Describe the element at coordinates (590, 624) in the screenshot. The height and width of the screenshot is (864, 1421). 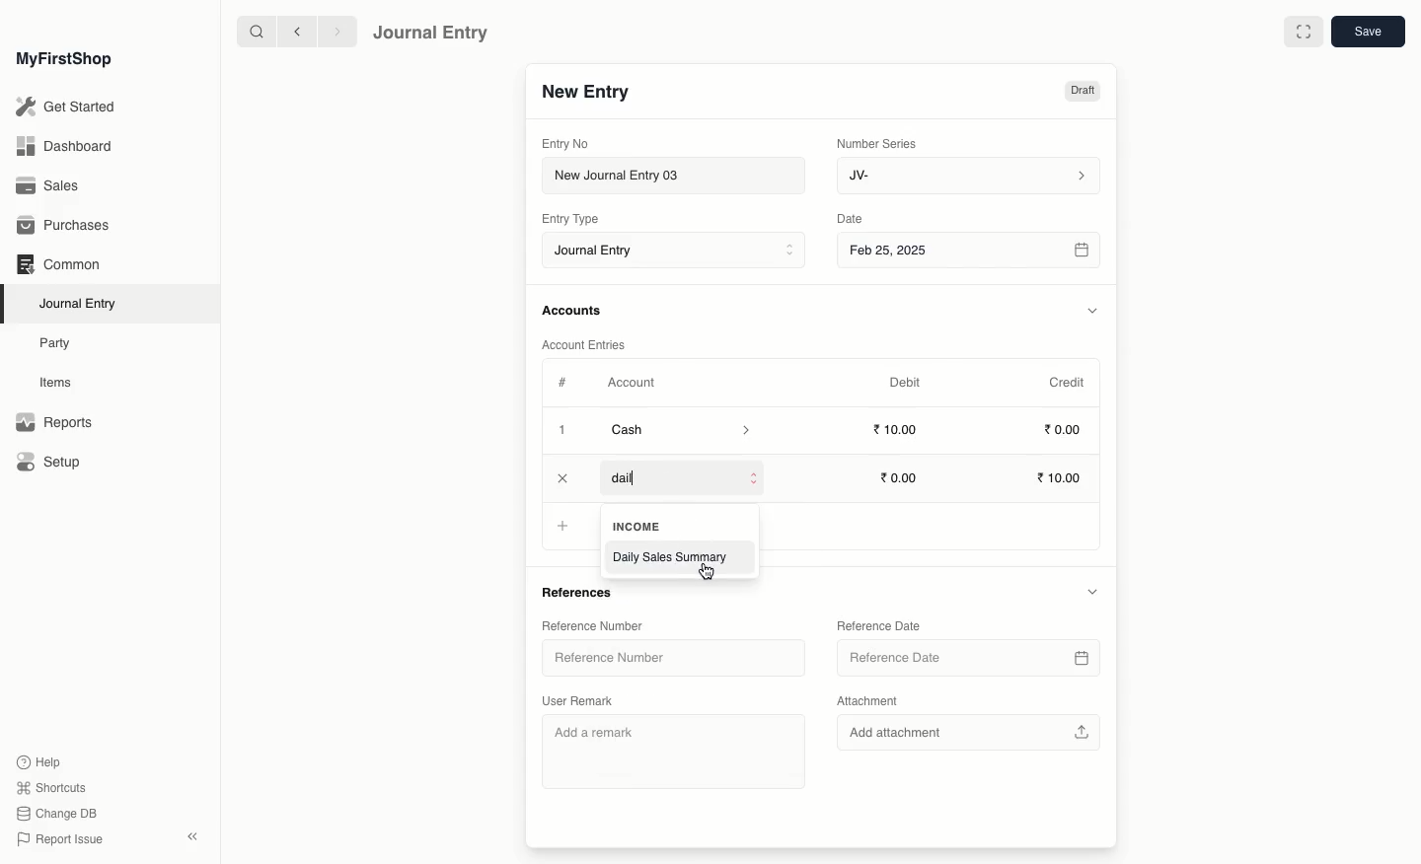
I see `Reference Number` at that location.